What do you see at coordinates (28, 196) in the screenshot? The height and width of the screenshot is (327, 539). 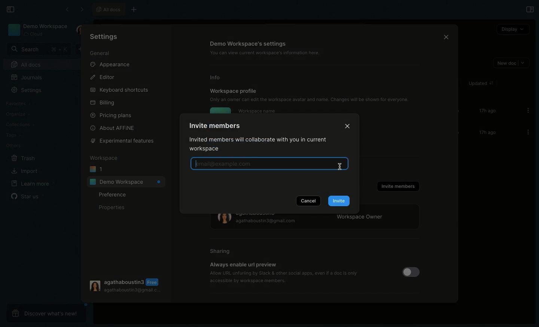 I see `Star us` at bounding box center [28, 196].